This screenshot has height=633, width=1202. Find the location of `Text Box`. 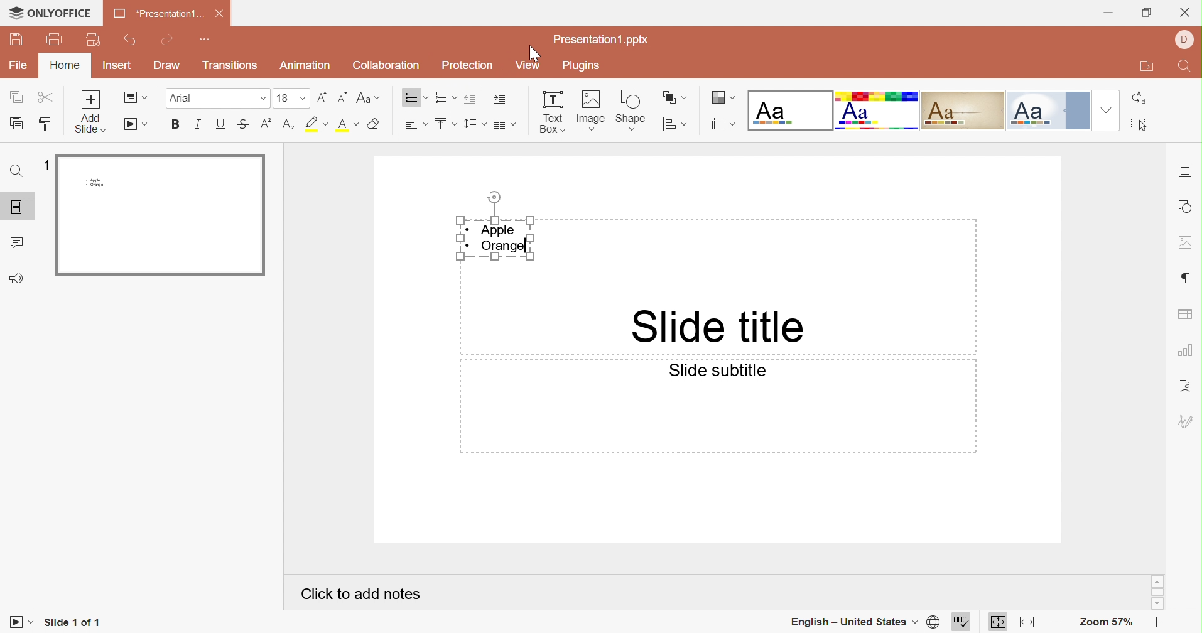

Text Box is located at coordinates (548, 113).